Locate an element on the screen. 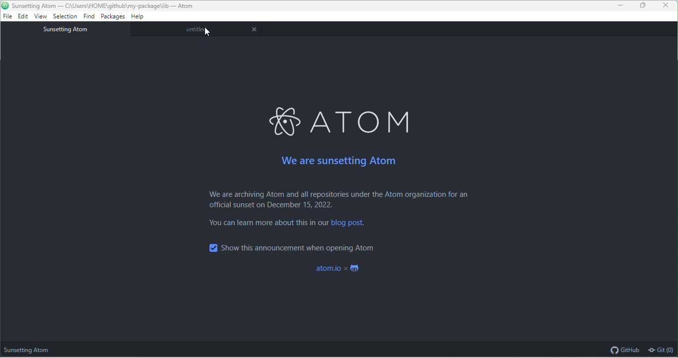 The width and height of the screenshot is (678, 358). cursor is located at coordinates (213, 32).